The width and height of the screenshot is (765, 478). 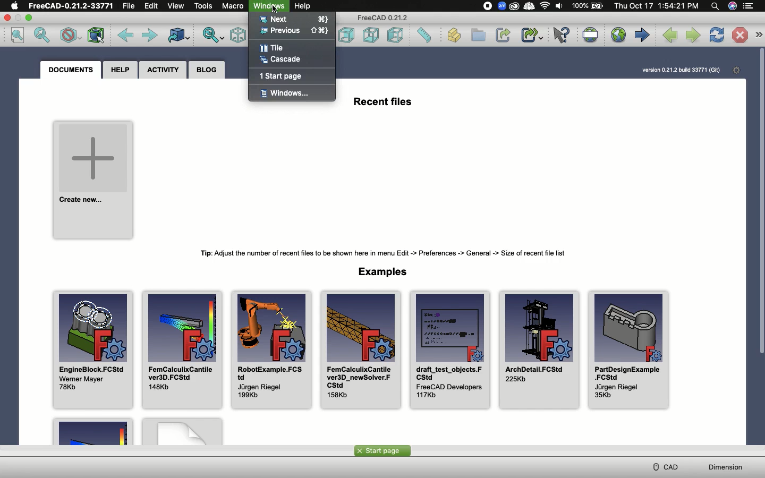 I want to click on Refresh web page, so click(x=717, y=35).